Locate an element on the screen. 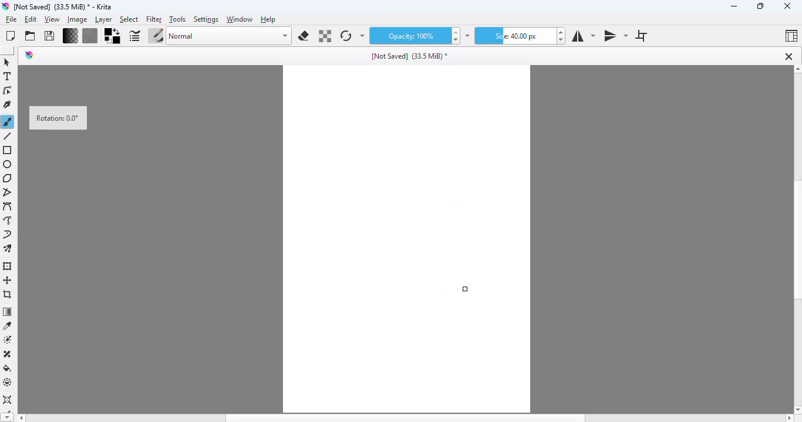  settings is located at coordinates (207, 19).